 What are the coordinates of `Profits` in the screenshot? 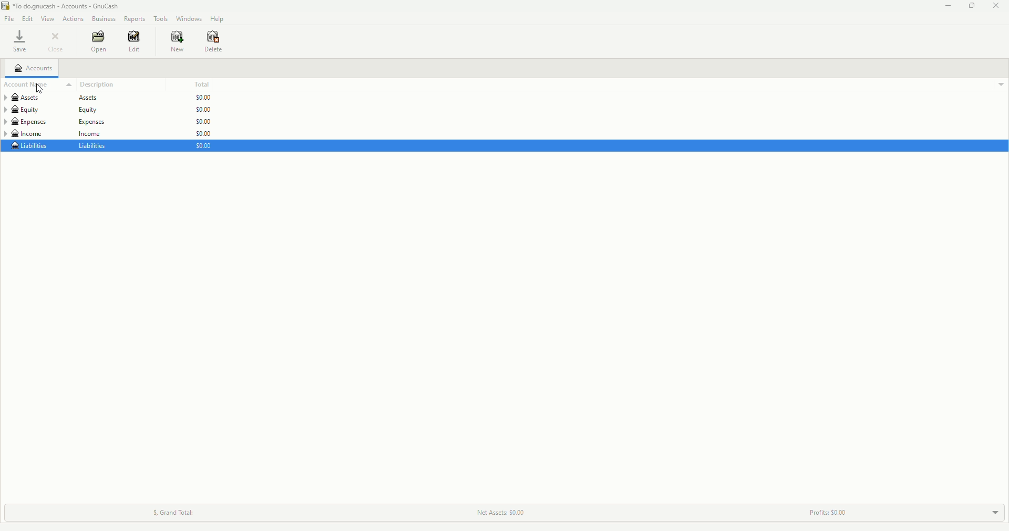 It's located at (828, 511).